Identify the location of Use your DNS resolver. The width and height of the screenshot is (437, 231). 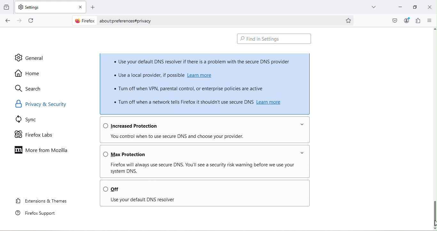
(201, 200).